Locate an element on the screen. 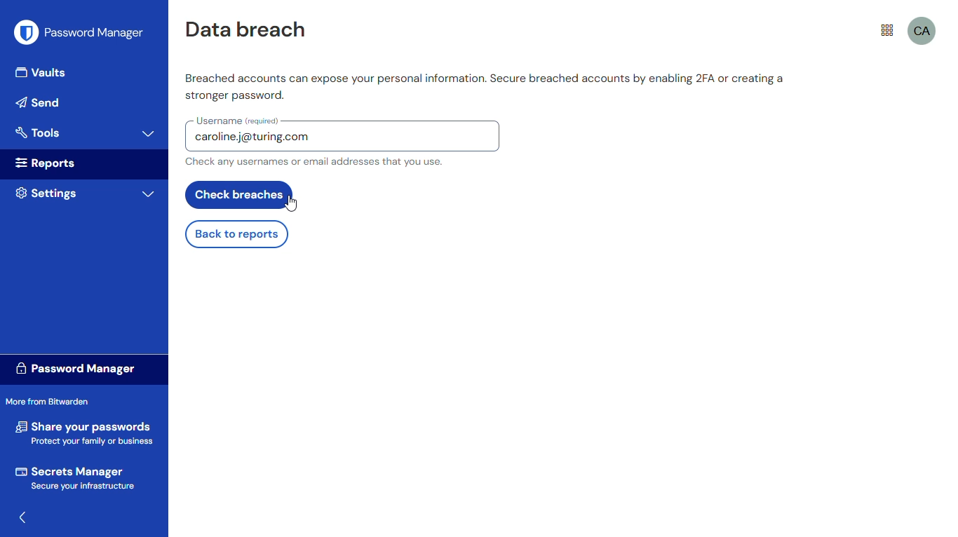 The width and height of the screenshot is (958, 537). send is located at coordinates (39, 102).